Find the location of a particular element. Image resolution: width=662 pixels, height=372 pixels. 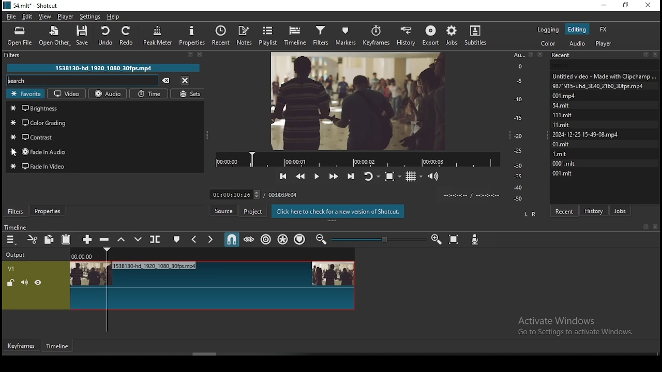

color is located at coordinates (548, 43).